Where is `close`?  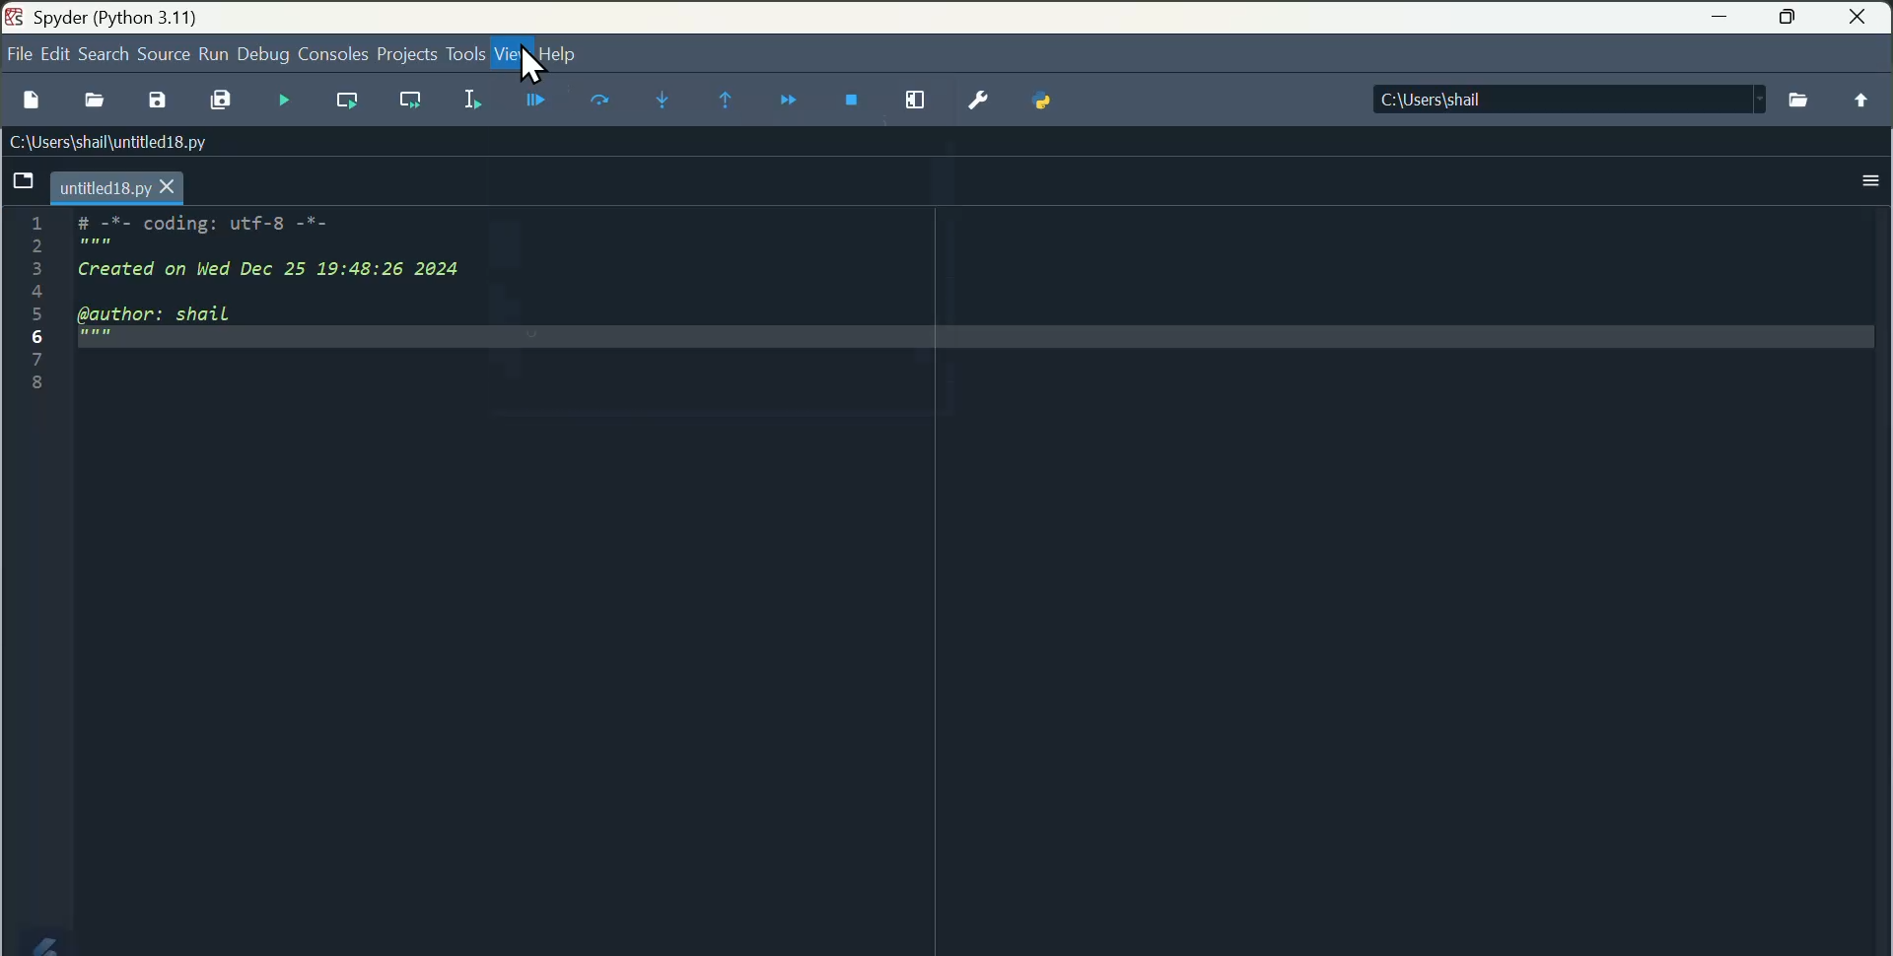
close is located at coordinates (1858, 18).